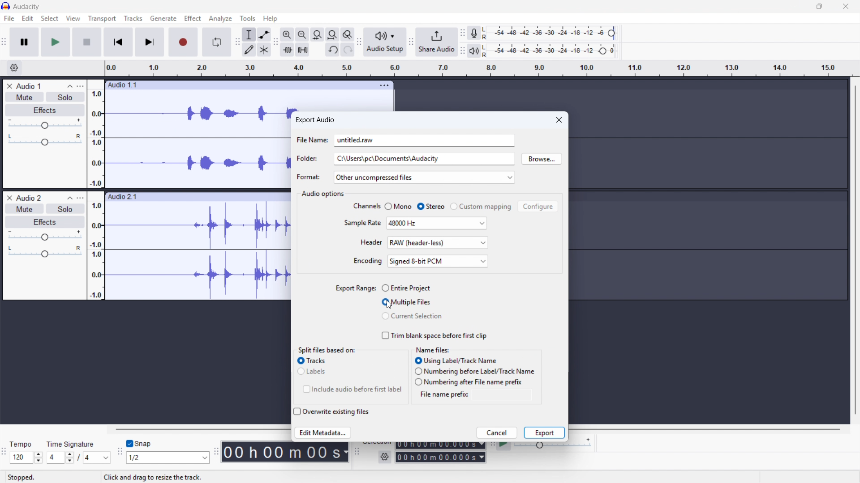 Image resolution: width=860 pixels, height=483 pixels. What do you see at coordinates (9, 197) in the screenshot?
I see `Remove track ` at bounding box center [9, 197].